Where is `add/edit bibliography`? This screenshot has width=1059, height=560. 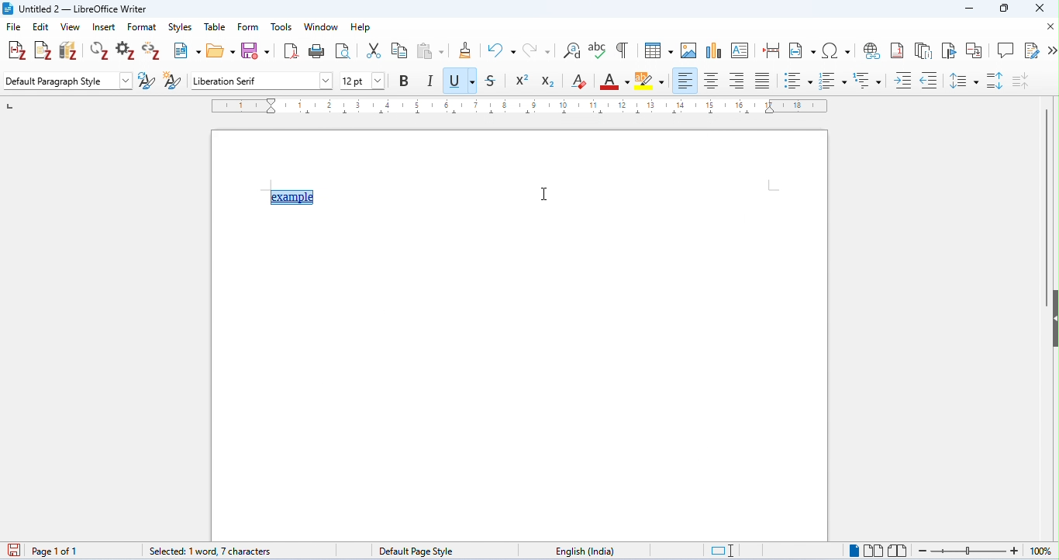 add/edit bibliography is located at coordinates (68, 50).